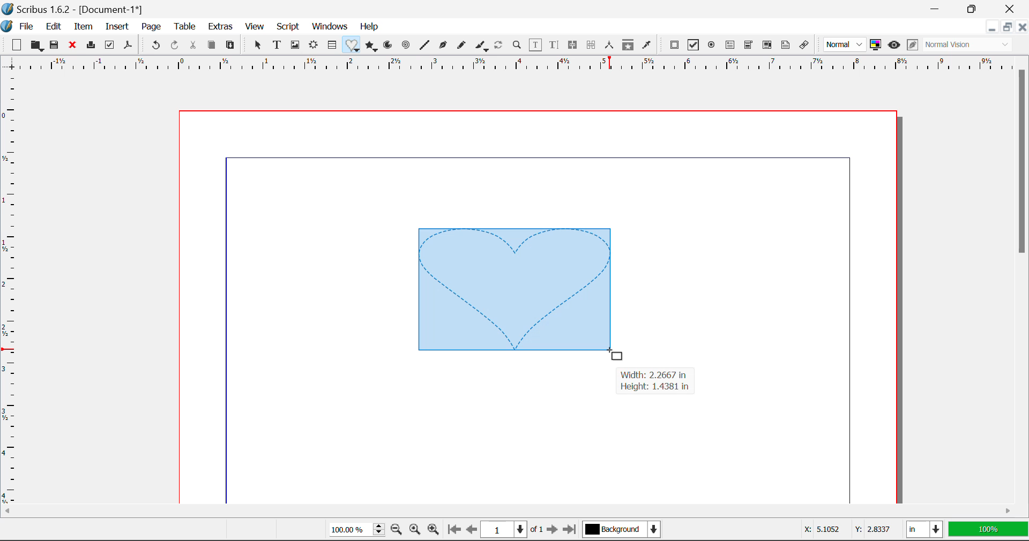  I want to click on Restore Down, so click(993, 28).